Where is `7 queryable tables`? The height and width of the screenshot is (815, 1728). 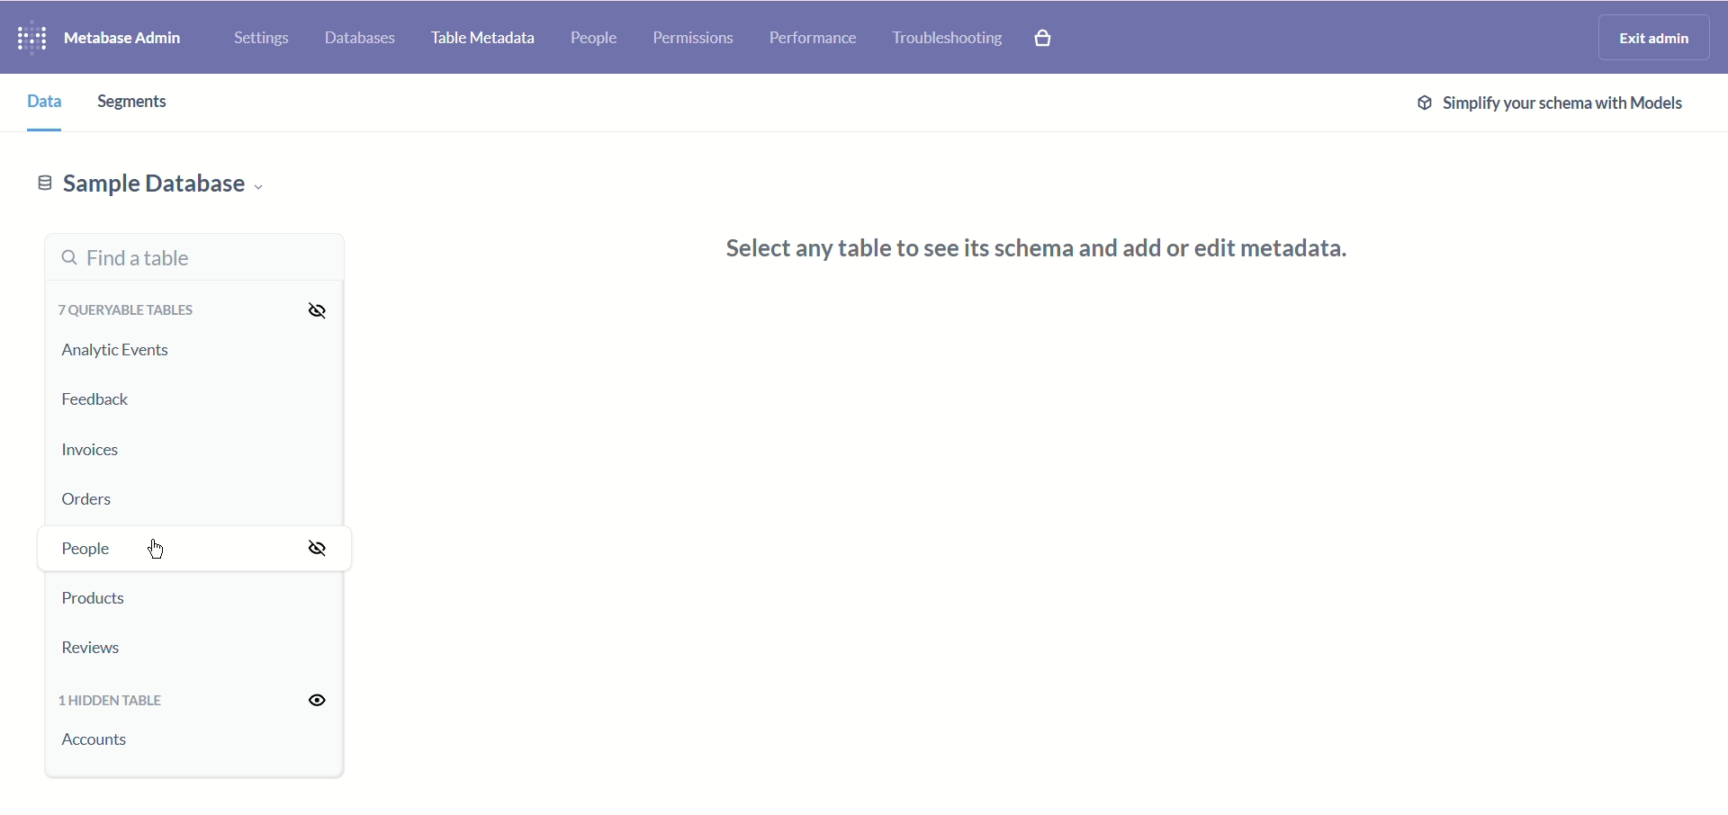 7 queryable tables is located at coordinates (122, 309).